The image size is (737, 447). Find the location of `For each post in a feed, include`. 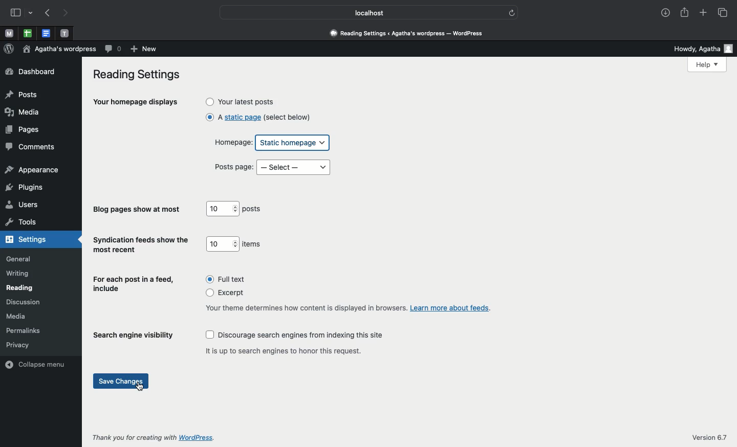

For each post in a feed, include is located at coordinates (135, 285).